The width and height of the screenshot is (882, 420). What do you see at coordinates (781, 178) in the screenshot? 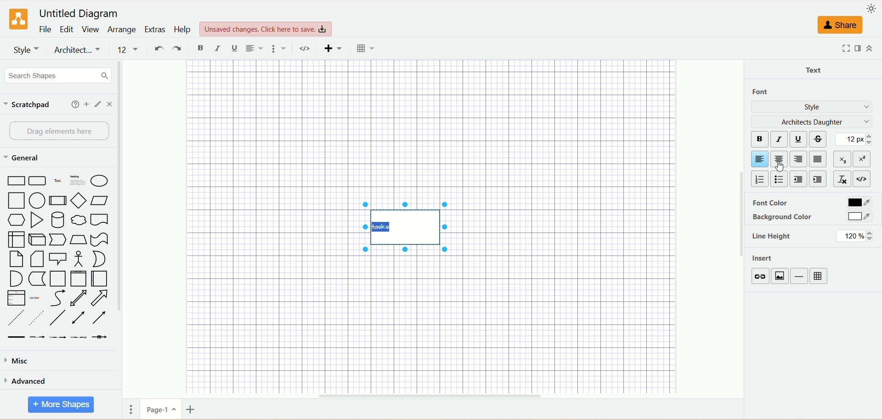
I see `bulleted list` at bounding box center [781, 178].